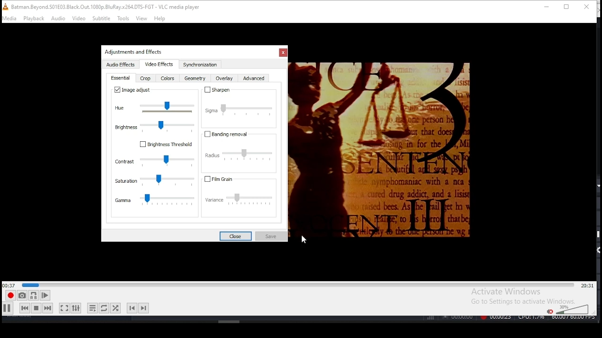 The width and height of the screenshot is (602, 338). Describe the element at coordinates (154, 125) in the screenshot. I see `brightness` at that location.